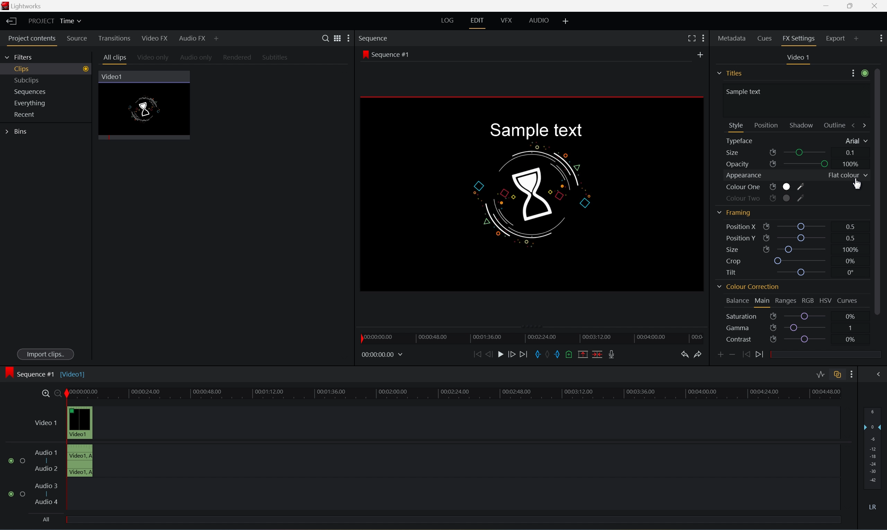 This screenshot has width=887, height=530. Describe the element at coordinates (550, 354) in the screenshot. I see `clear all marks` at that location.